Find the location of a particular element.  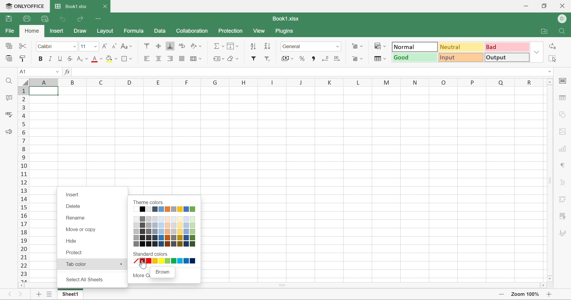

Restore down is located at coordinates (545, 6).